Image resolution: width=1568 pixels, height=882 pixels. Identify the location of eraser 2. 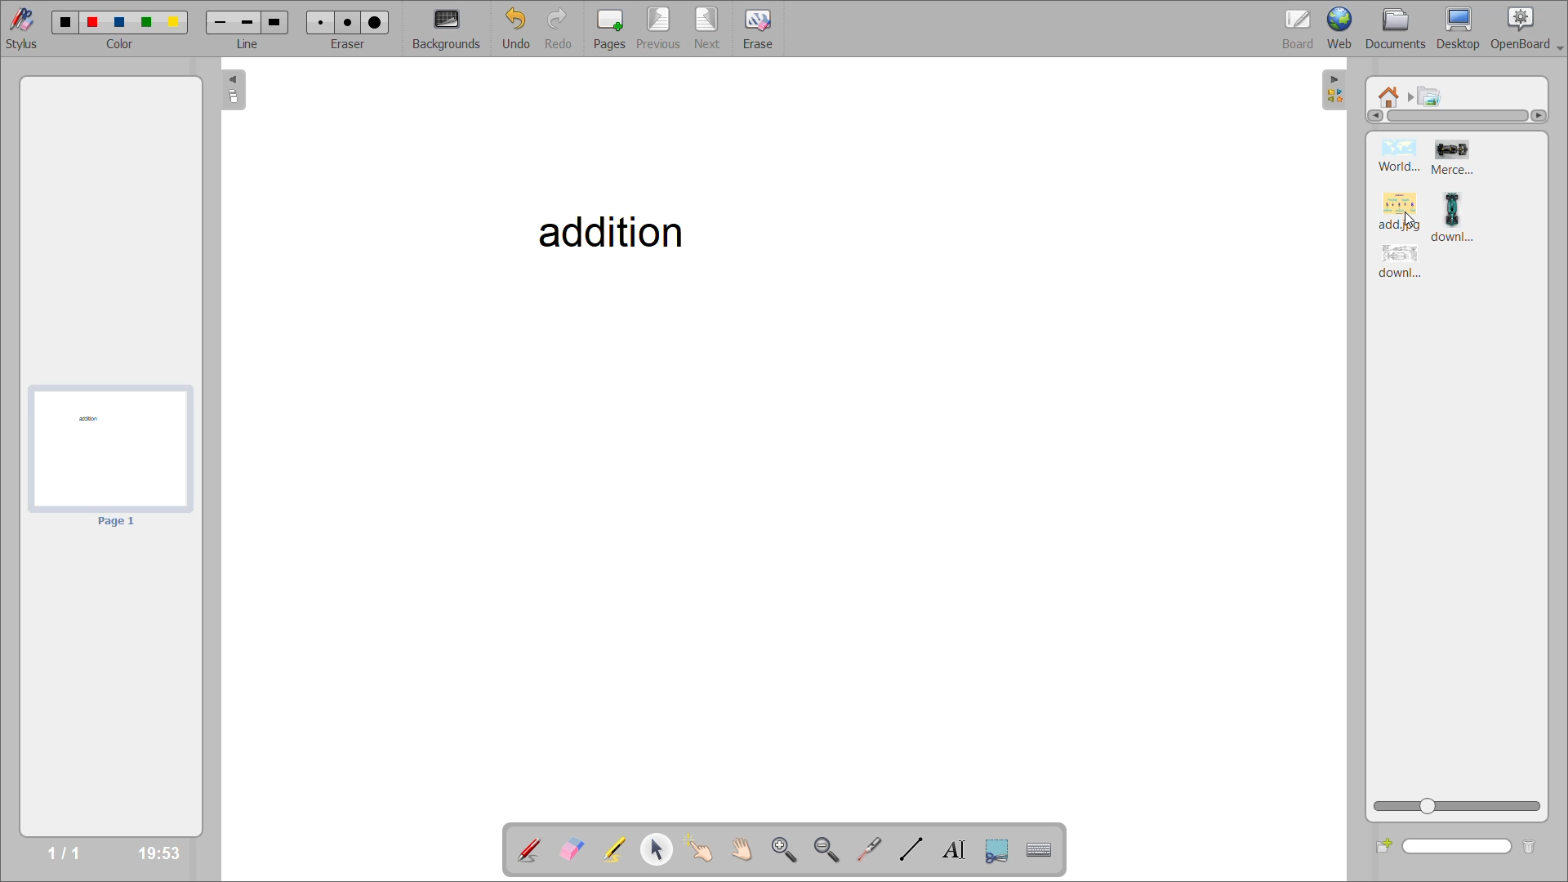
(344, 22).